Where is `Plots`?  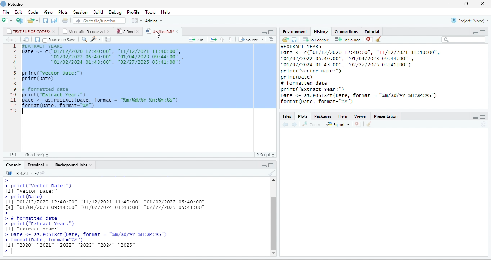
Plots is located at coordinates (303, 116).